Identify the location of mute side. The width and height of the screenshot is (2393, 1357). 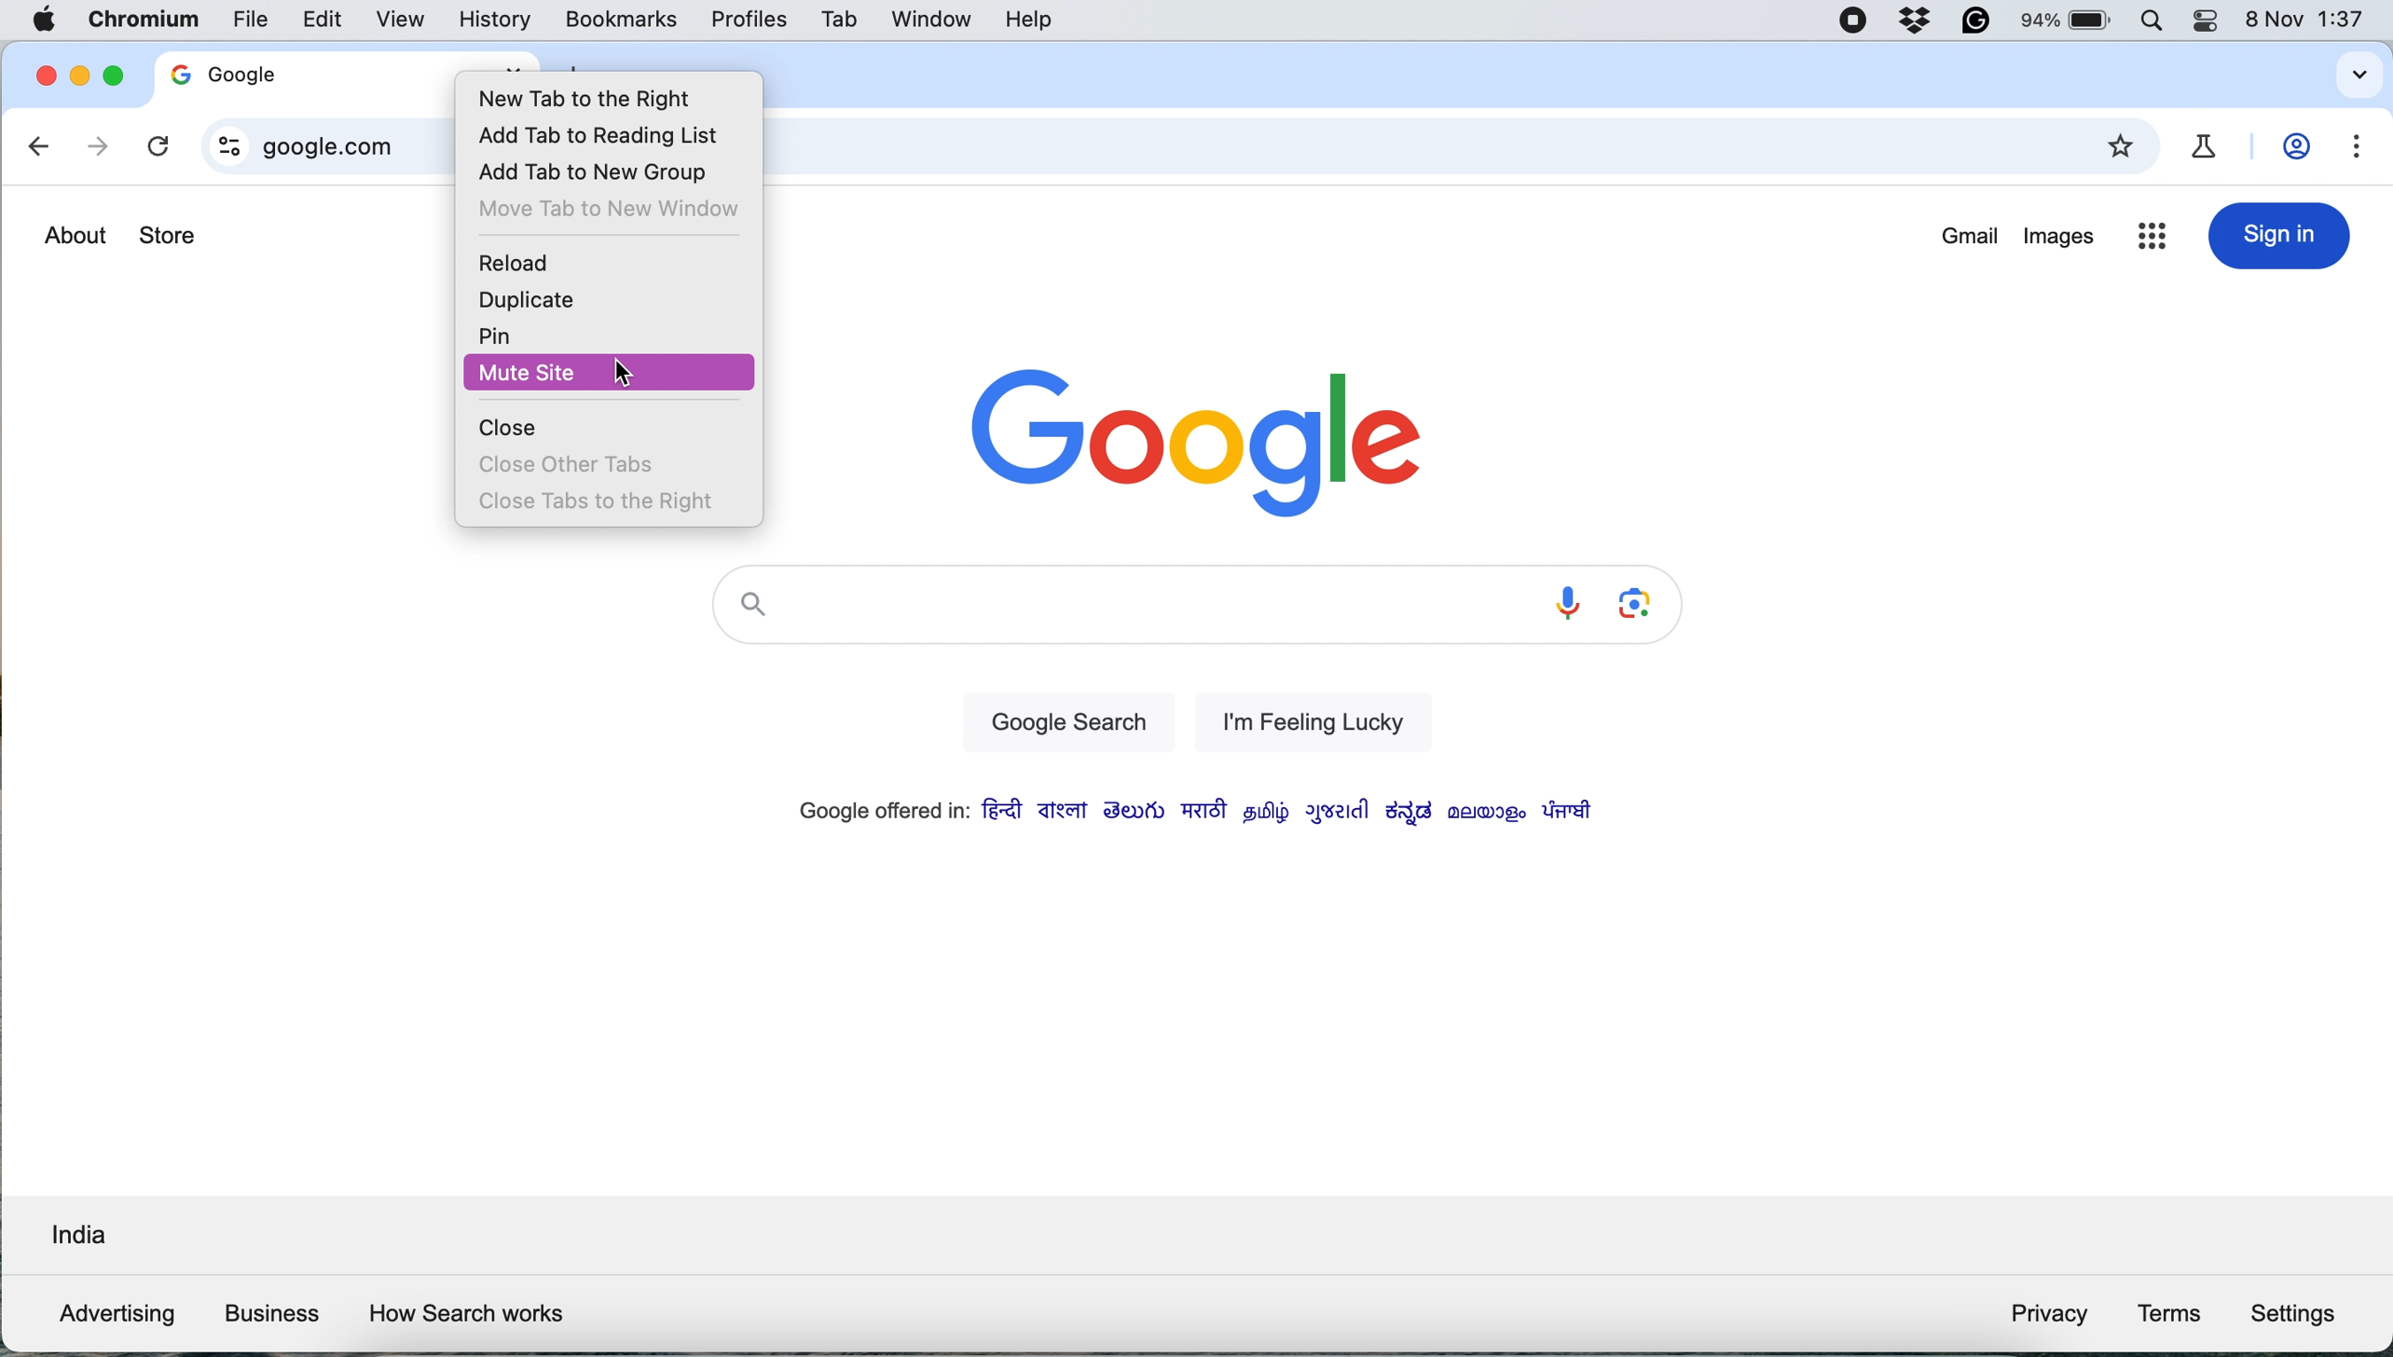
(612, 373).